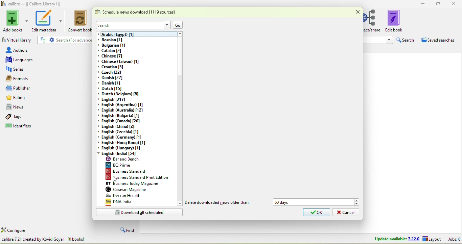 This screenshot has height=244, width=462. I want to click on catalan[2], so click(116, 51).